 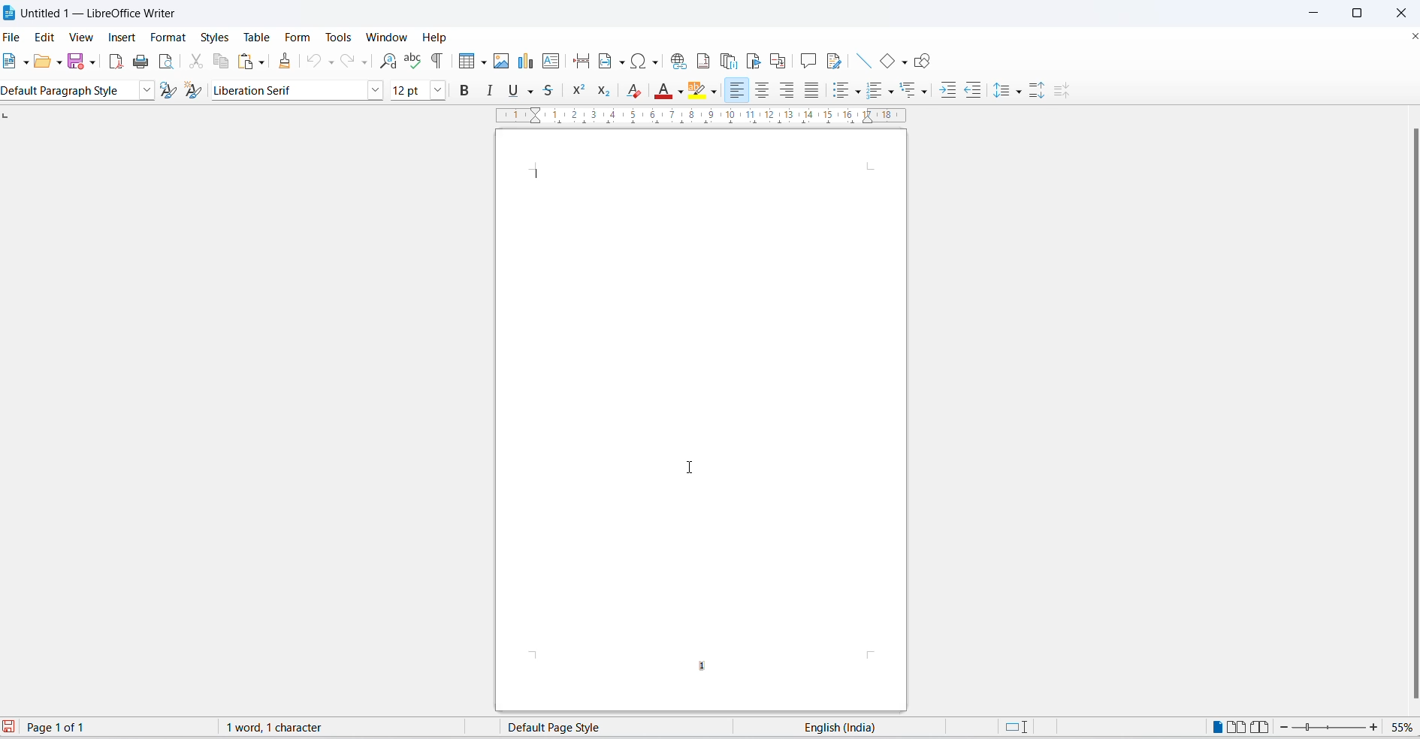 What do you see at coordinates (213, 36) in the screenshot?
I see `styles` at bounding box center [213, 36].